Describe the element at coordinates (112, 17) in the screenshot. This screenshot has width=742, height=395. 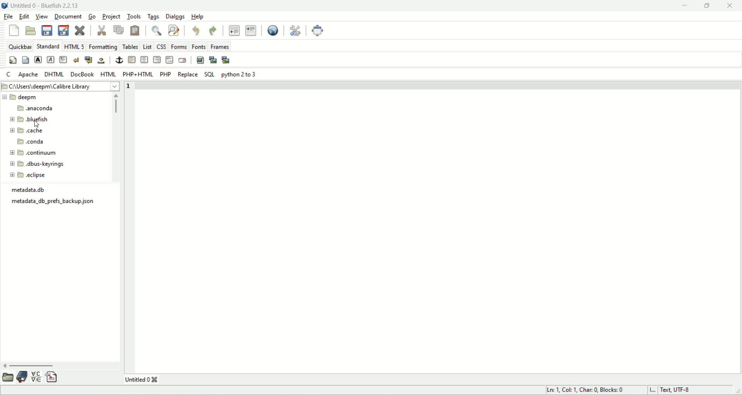
I see `project` at that location.